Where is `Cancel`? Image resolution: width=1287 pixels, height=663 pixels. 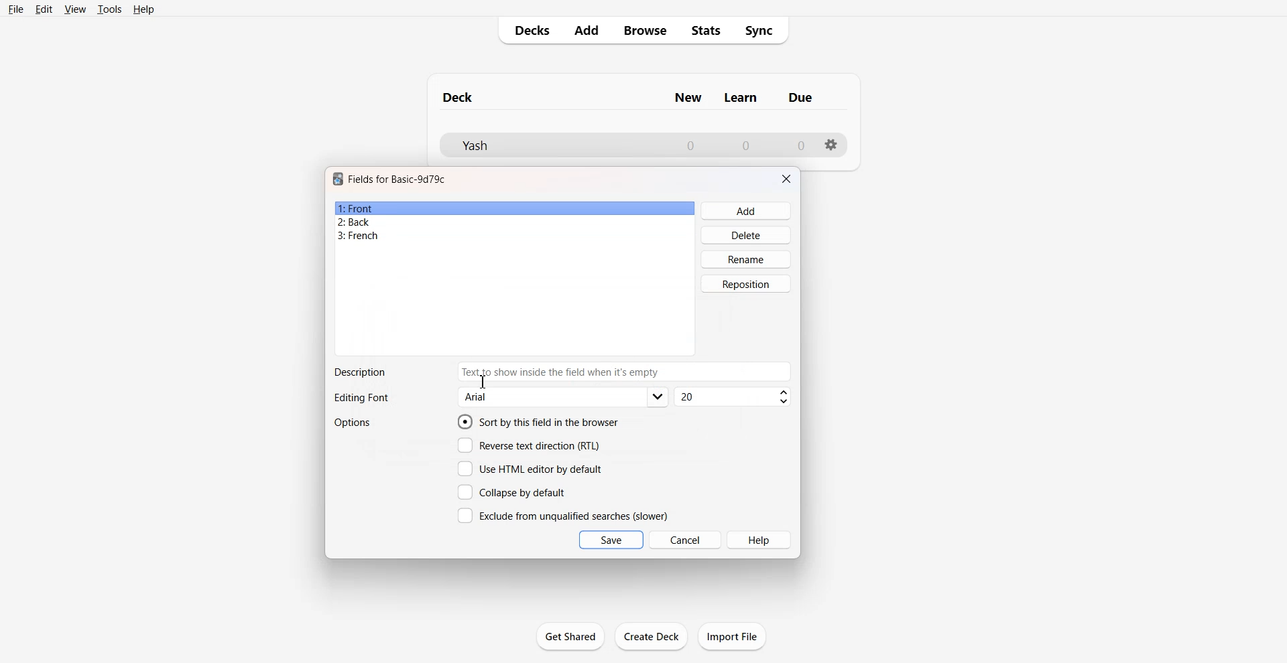
Cancel is located at coordinates (686, 539).